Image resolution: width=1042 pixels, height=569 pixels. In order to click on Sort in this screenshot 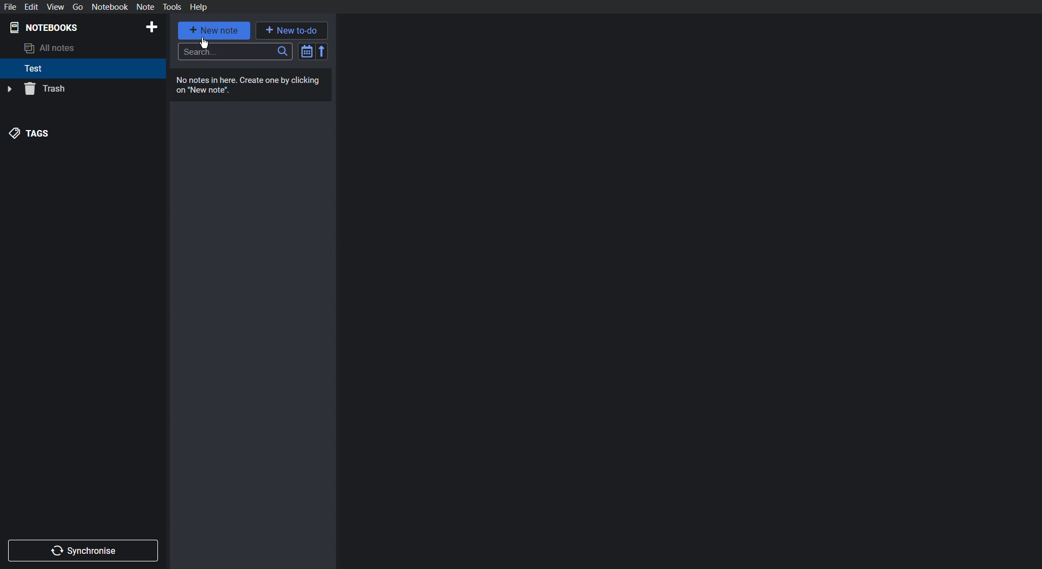, I will do `click(313, 51)`.